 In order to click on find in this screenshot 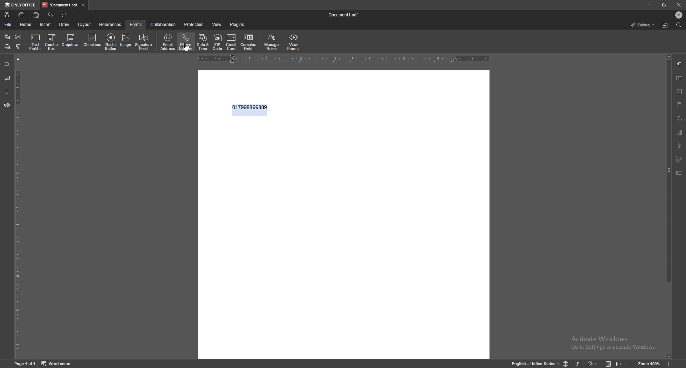, I will do `click(679, 25)`.